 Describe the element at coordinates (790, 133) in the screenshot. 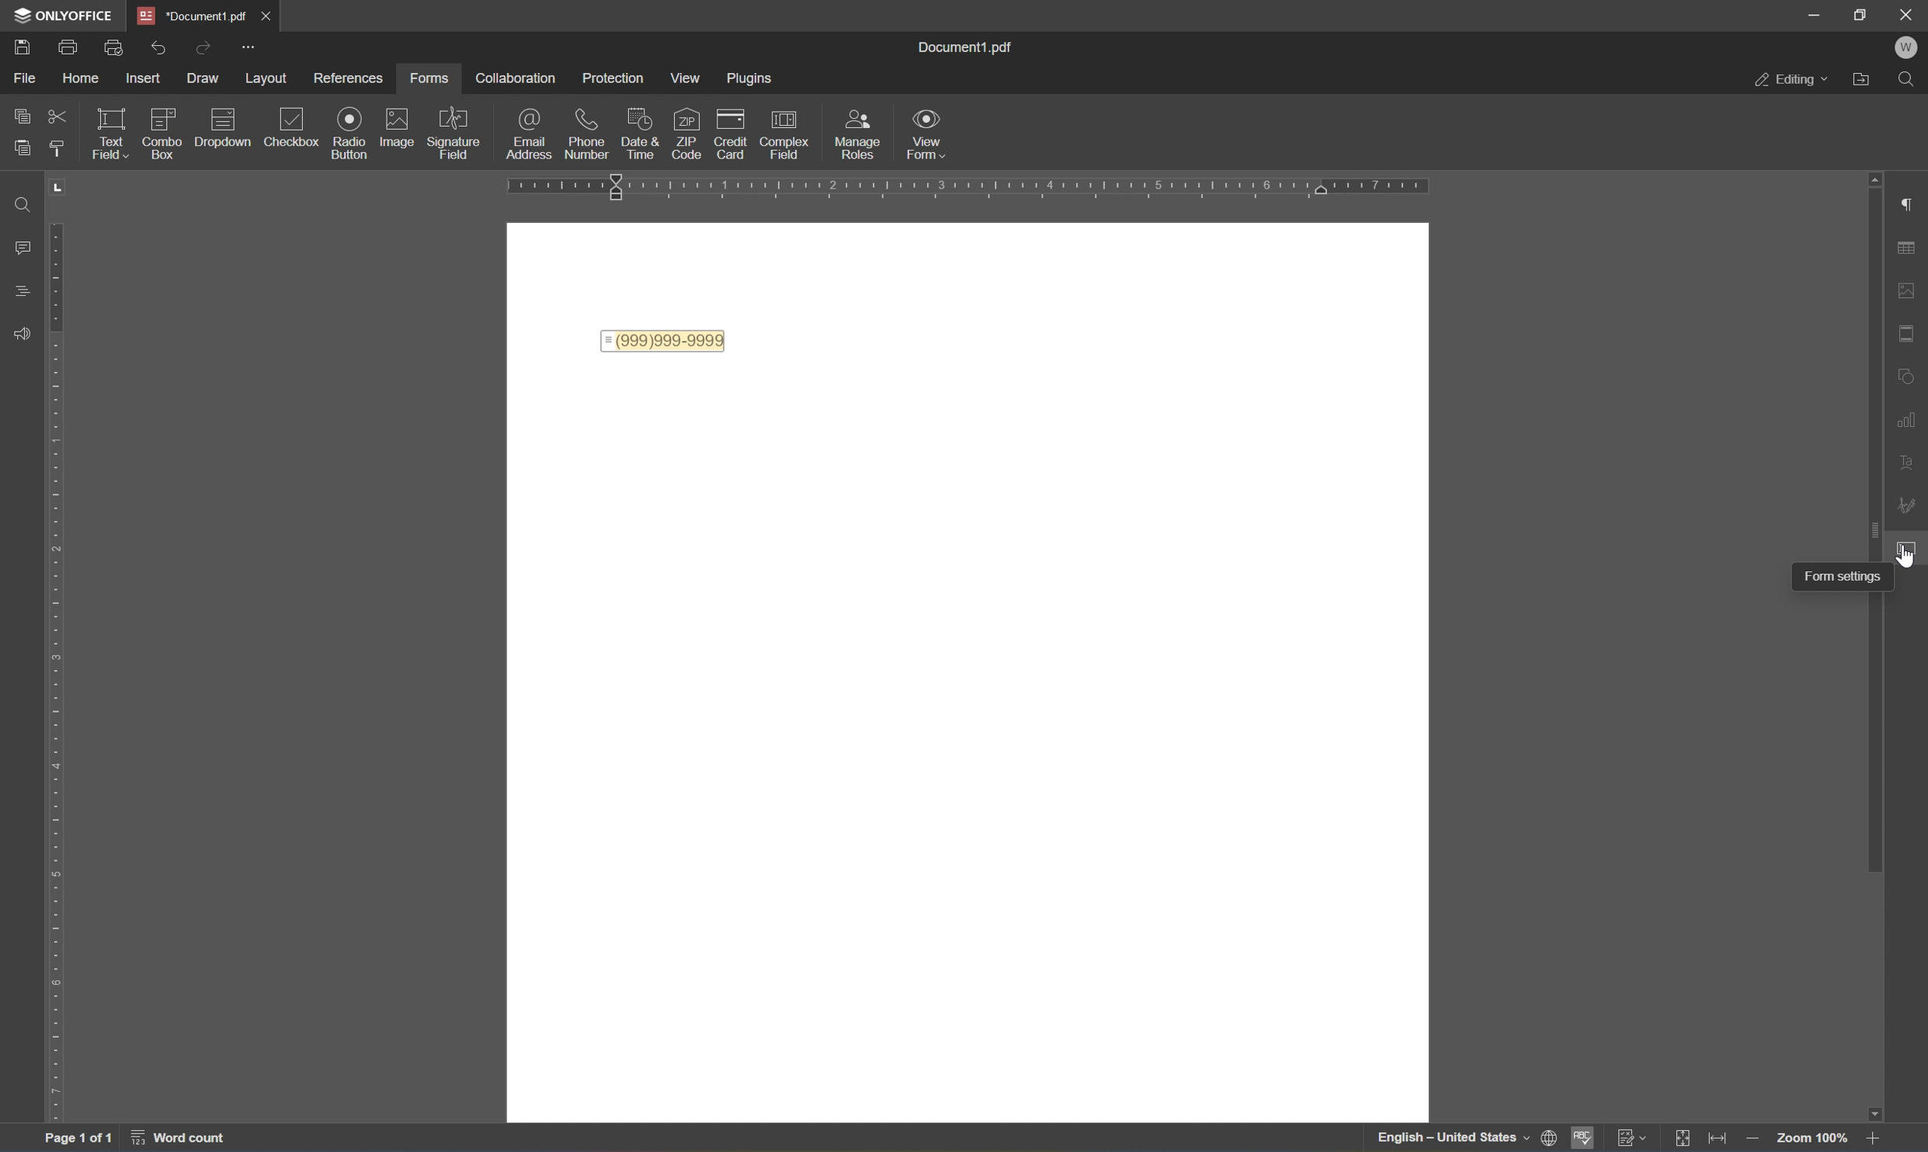

I see `complex field` at that location.